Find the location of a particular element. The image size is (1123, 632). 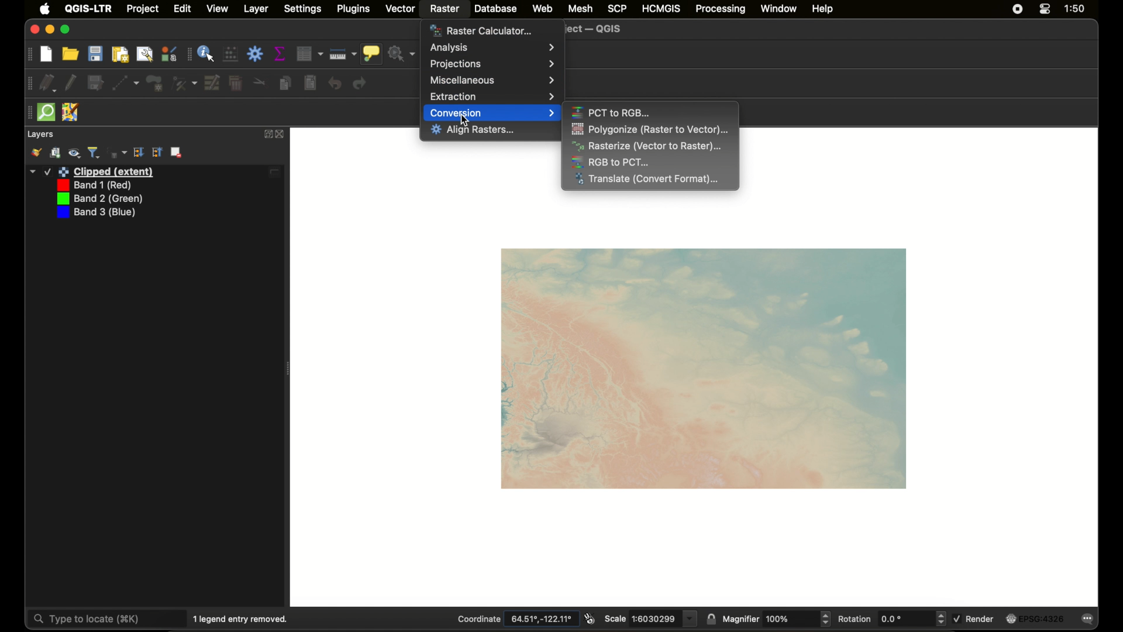

mesh is located at coordinates (580, 8).